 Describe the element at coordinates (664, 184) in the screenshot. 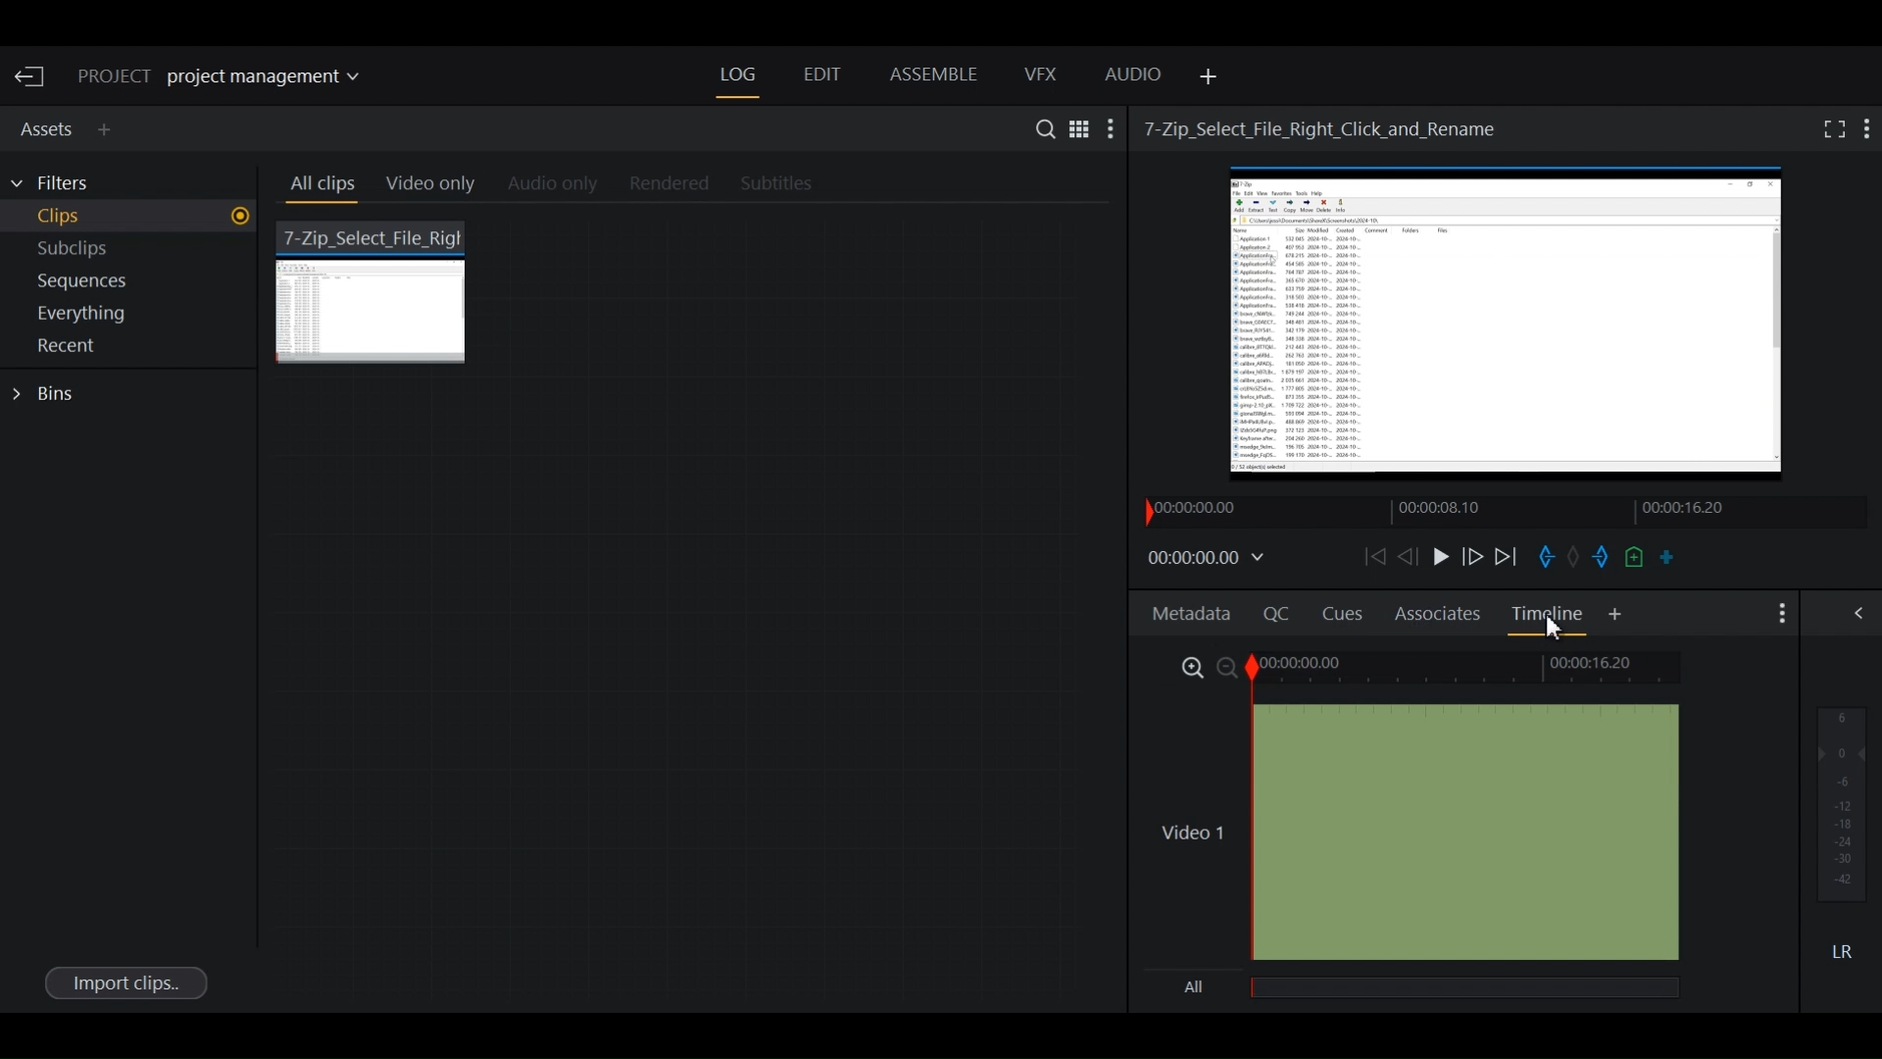

I see `Rendered` at that location.